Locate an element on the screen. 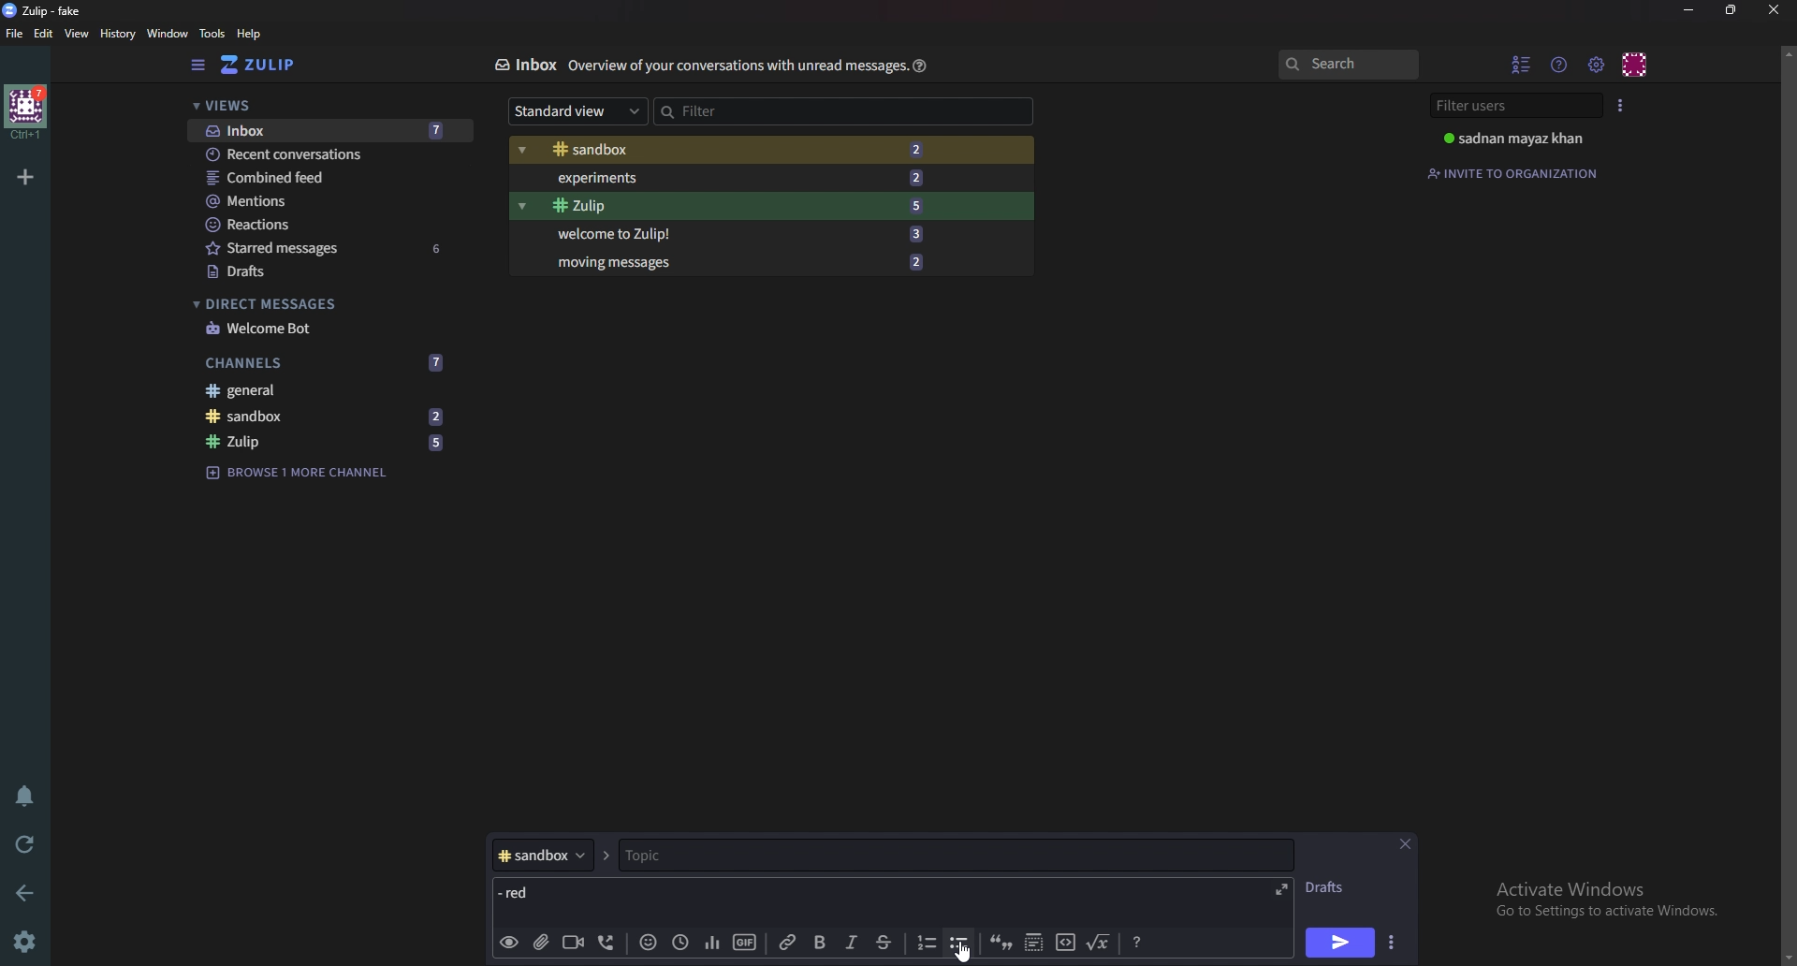 Image resolution: width=1797 pixels, height=966 pixels. combined feed is located at coordinates (329, 178).